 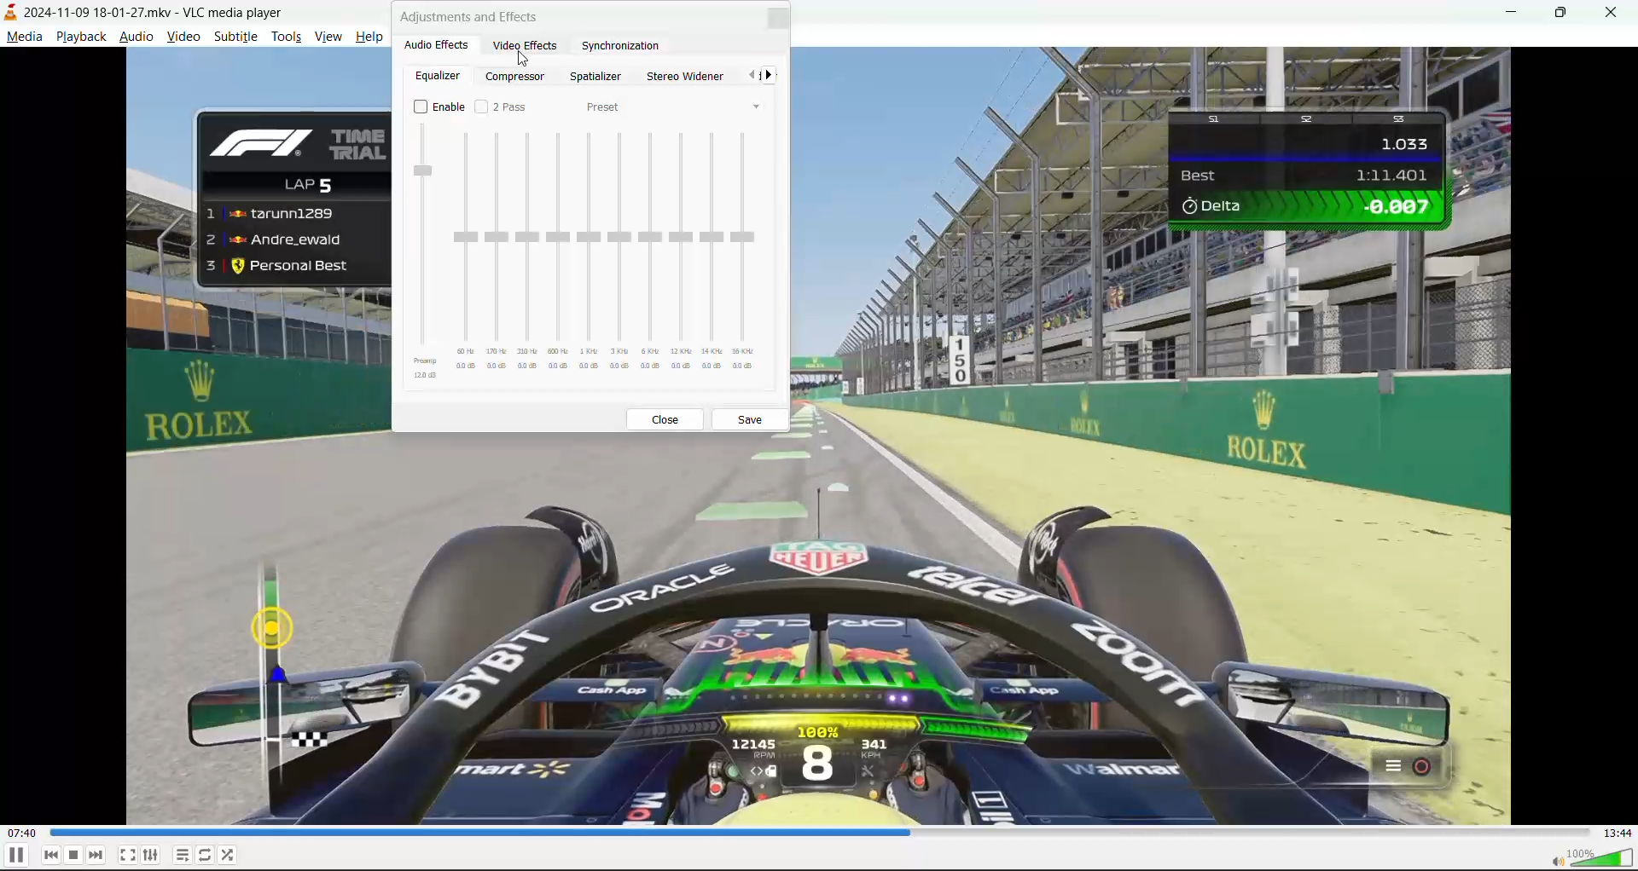 What do you see at coordinates (331, 35) in the screenshot?
I see `view` at bounding box center [331, 35].